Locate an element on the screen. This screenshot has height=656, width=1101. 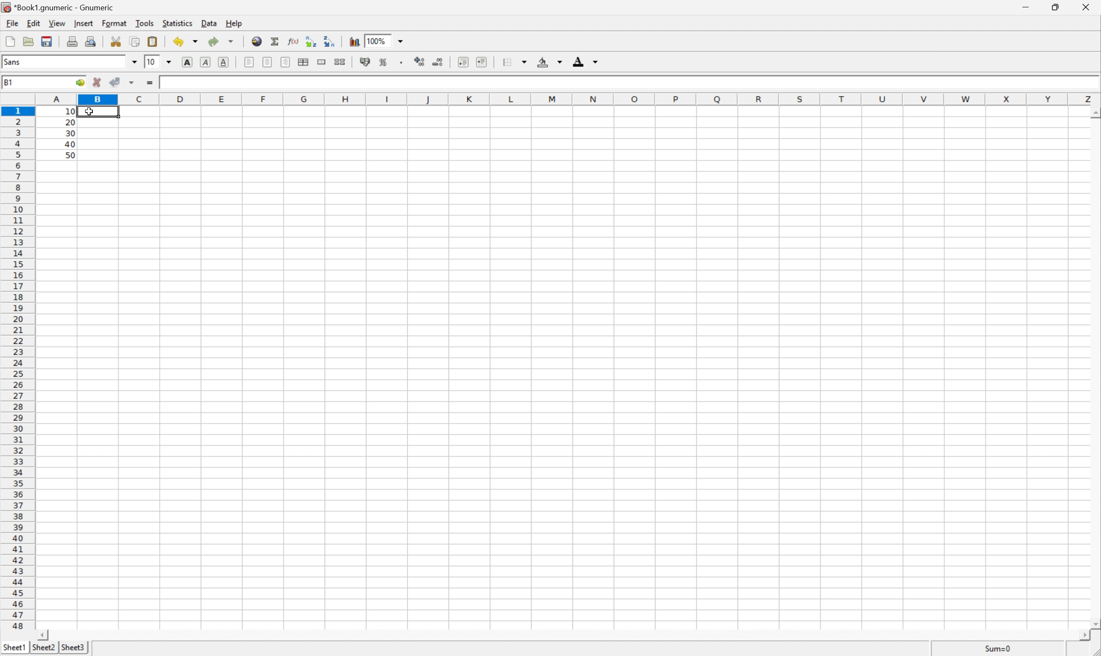
Decrease the number of decimals displayed is located at coordinates (436, 60).